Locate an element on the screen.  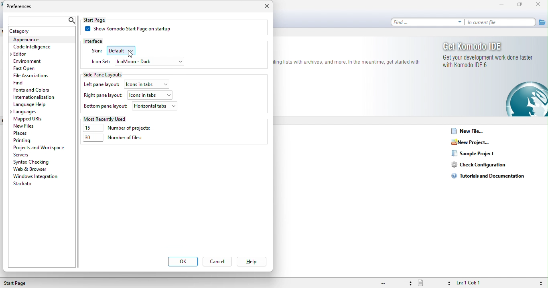
interface is located at coordinates (98, 40).